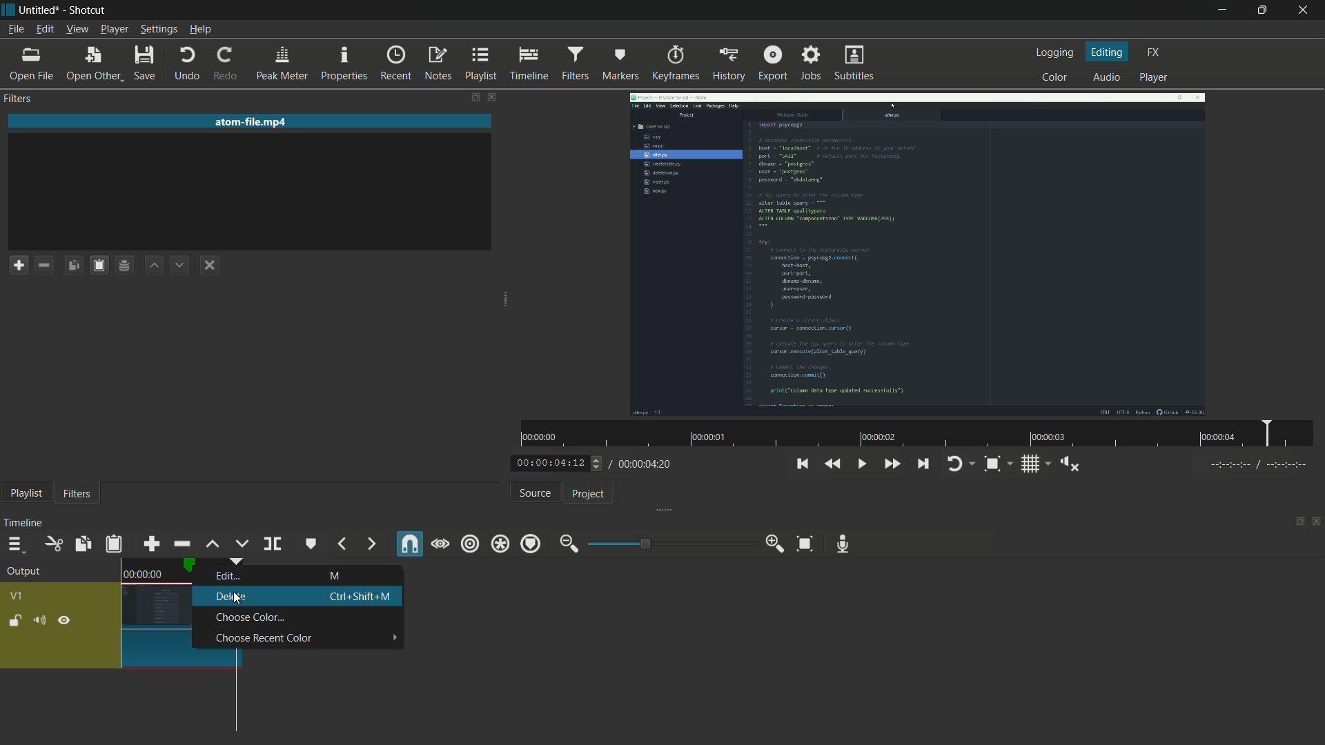  Describe the element at coordinates (213, 545) in the screenshot. I see `lift` at that location.